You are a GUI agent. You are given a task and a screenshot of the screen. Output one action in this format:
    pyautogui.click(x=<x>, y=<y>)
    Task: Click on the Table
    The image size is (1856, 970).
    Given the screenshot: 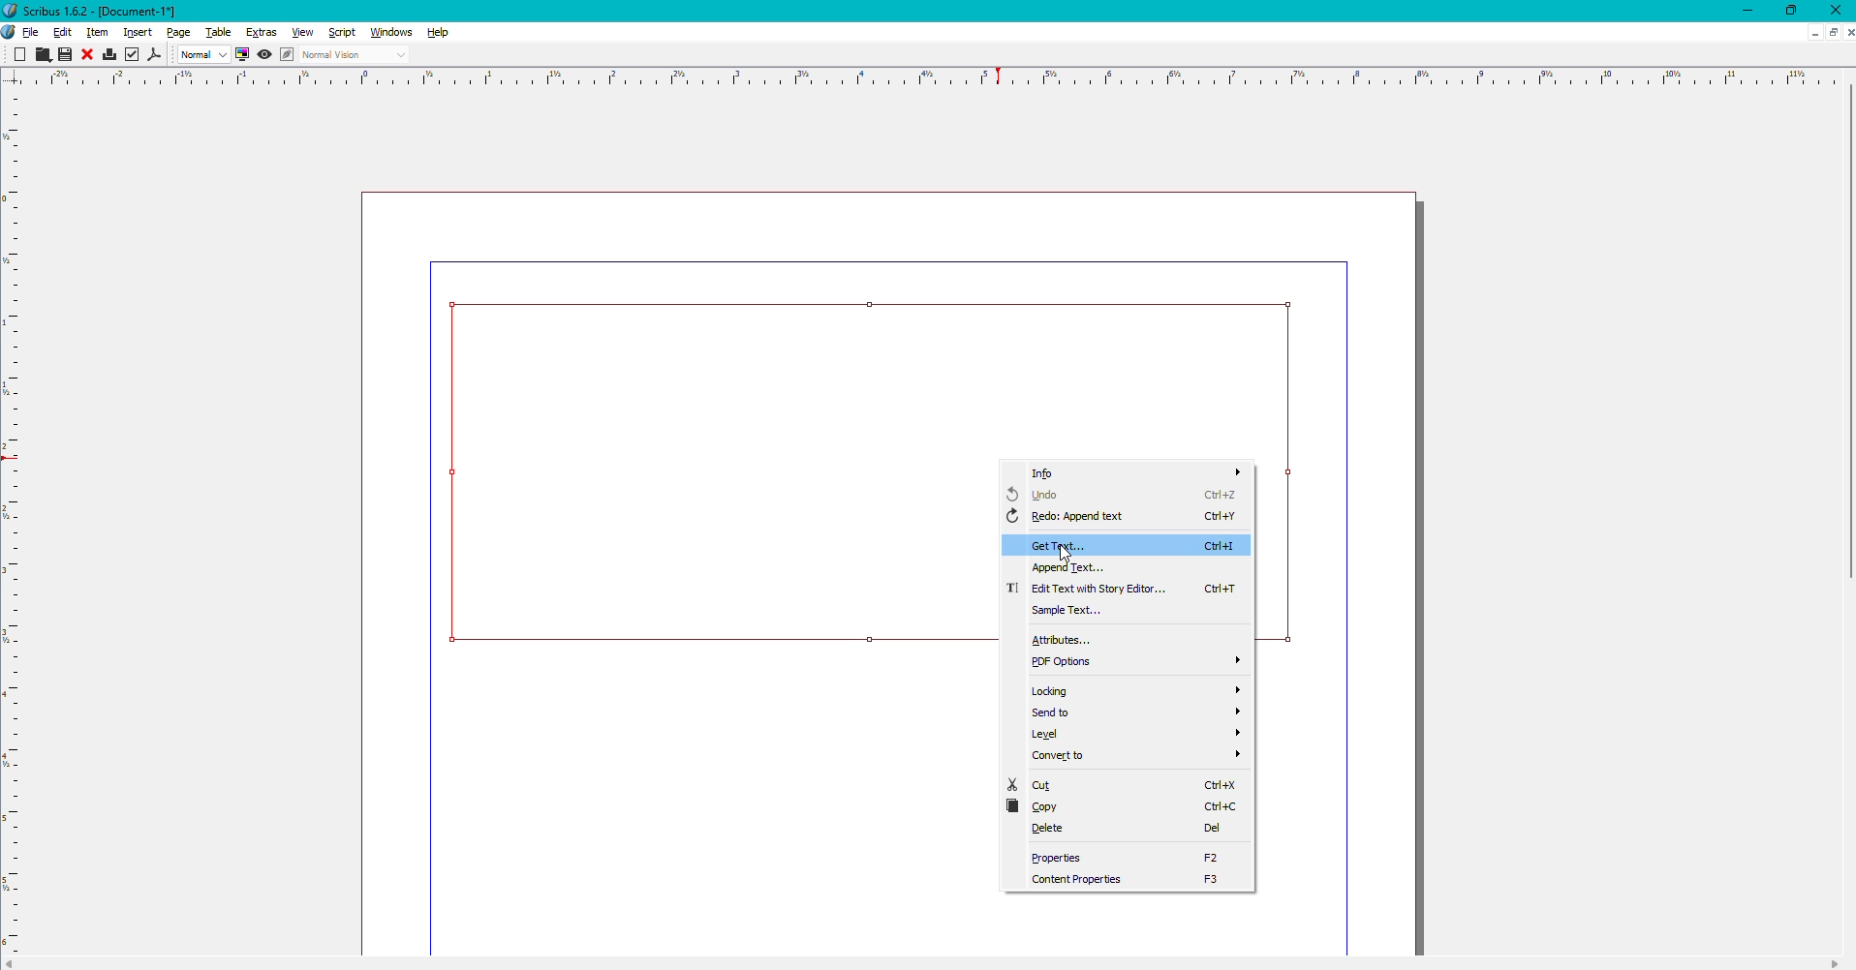 What is the action you would take?
    pyautogui.click(x=216, y=33)
    